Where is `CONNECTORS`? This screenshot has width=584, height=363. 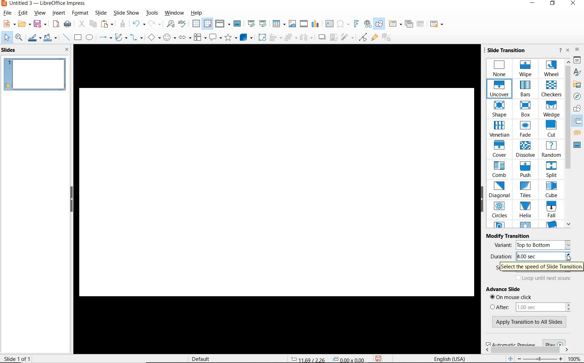 CONNECTORS is located at coordinates (136, 38).